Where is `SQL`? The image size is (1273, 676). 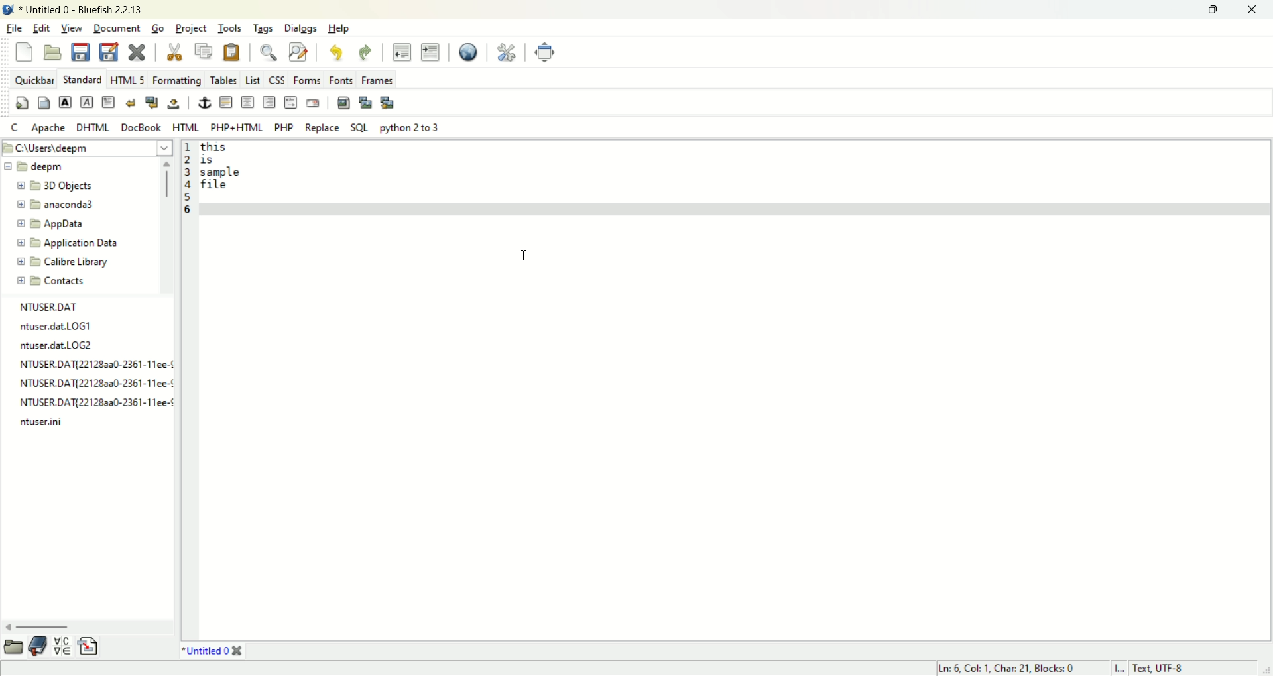 SQL is located at coordinates (360, 129).